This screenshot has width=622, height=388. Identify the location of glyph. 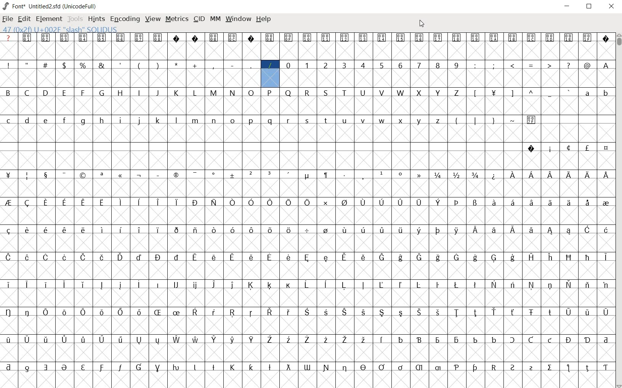
(27, 369).